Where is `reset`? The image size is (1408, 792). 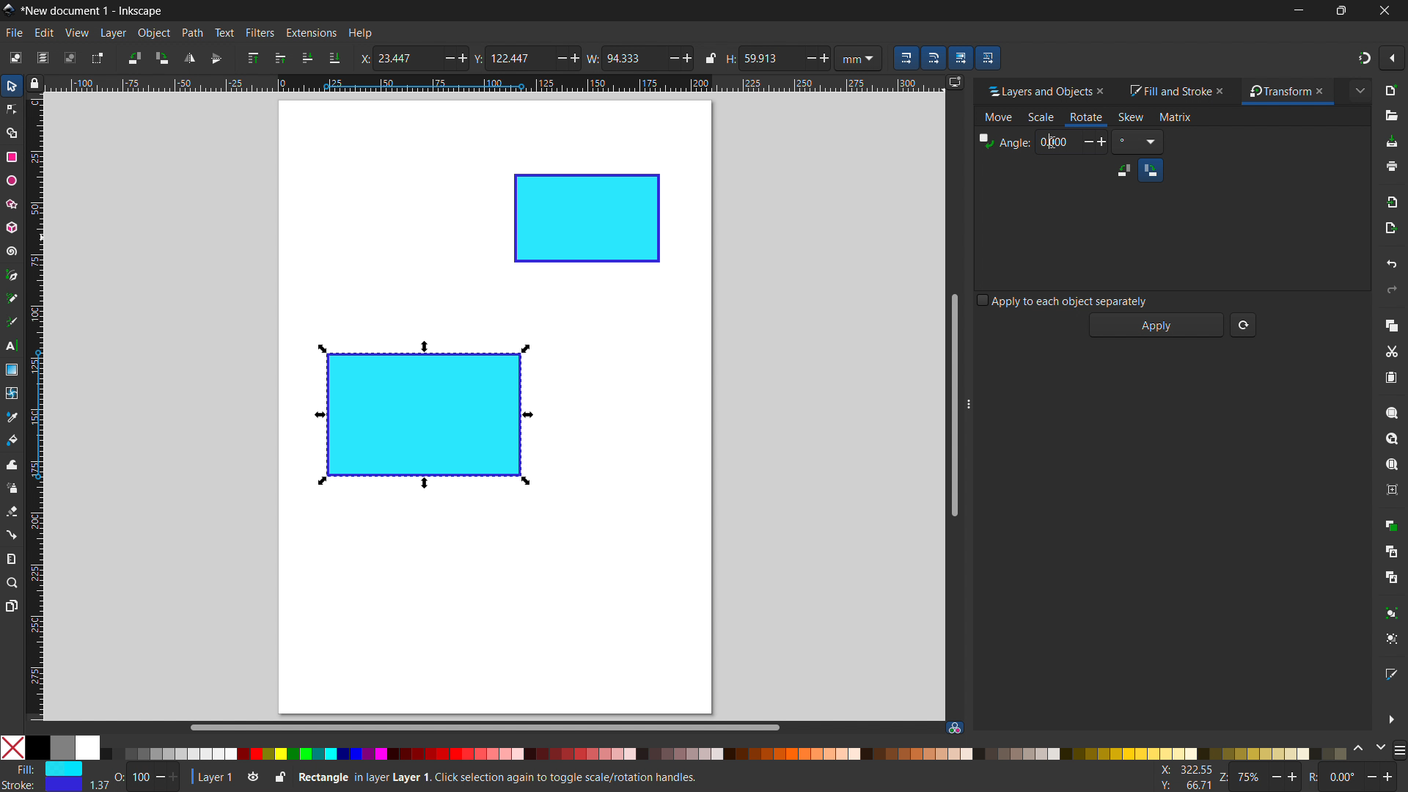
reset is located at coordinates (1243, 325).